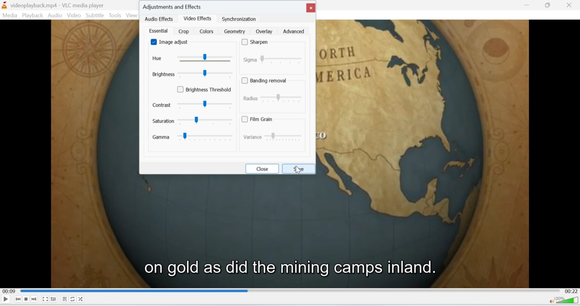 The height and width of the screenshot is (306, 580). What do you see at coordinates (572, 5) in the screenshot?
I see `Close` at bounding box center [572, 5].